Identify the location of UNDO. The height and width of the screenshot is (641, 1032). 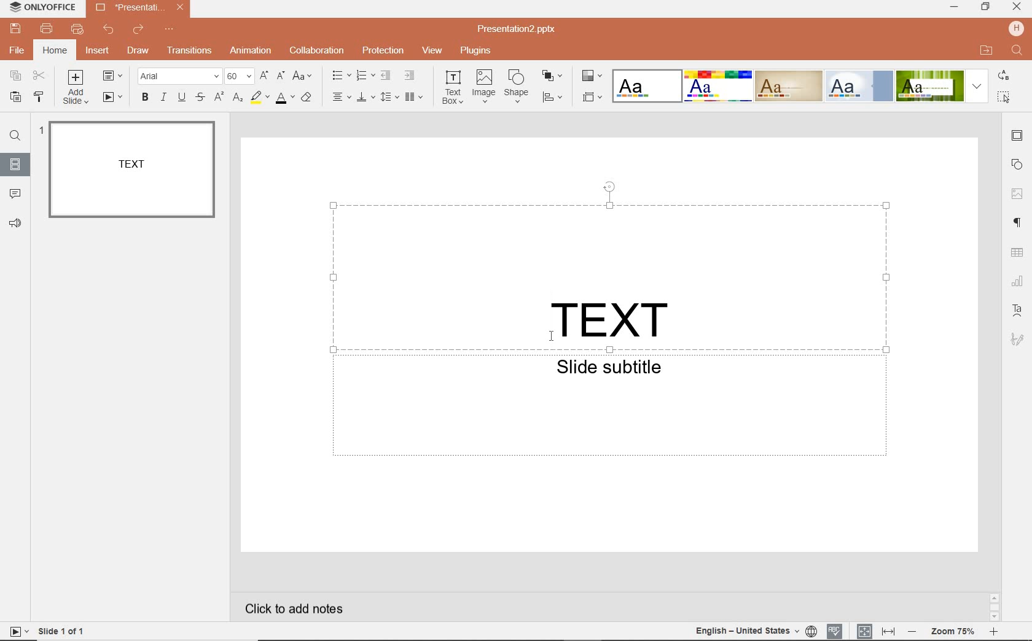
(109, 29).